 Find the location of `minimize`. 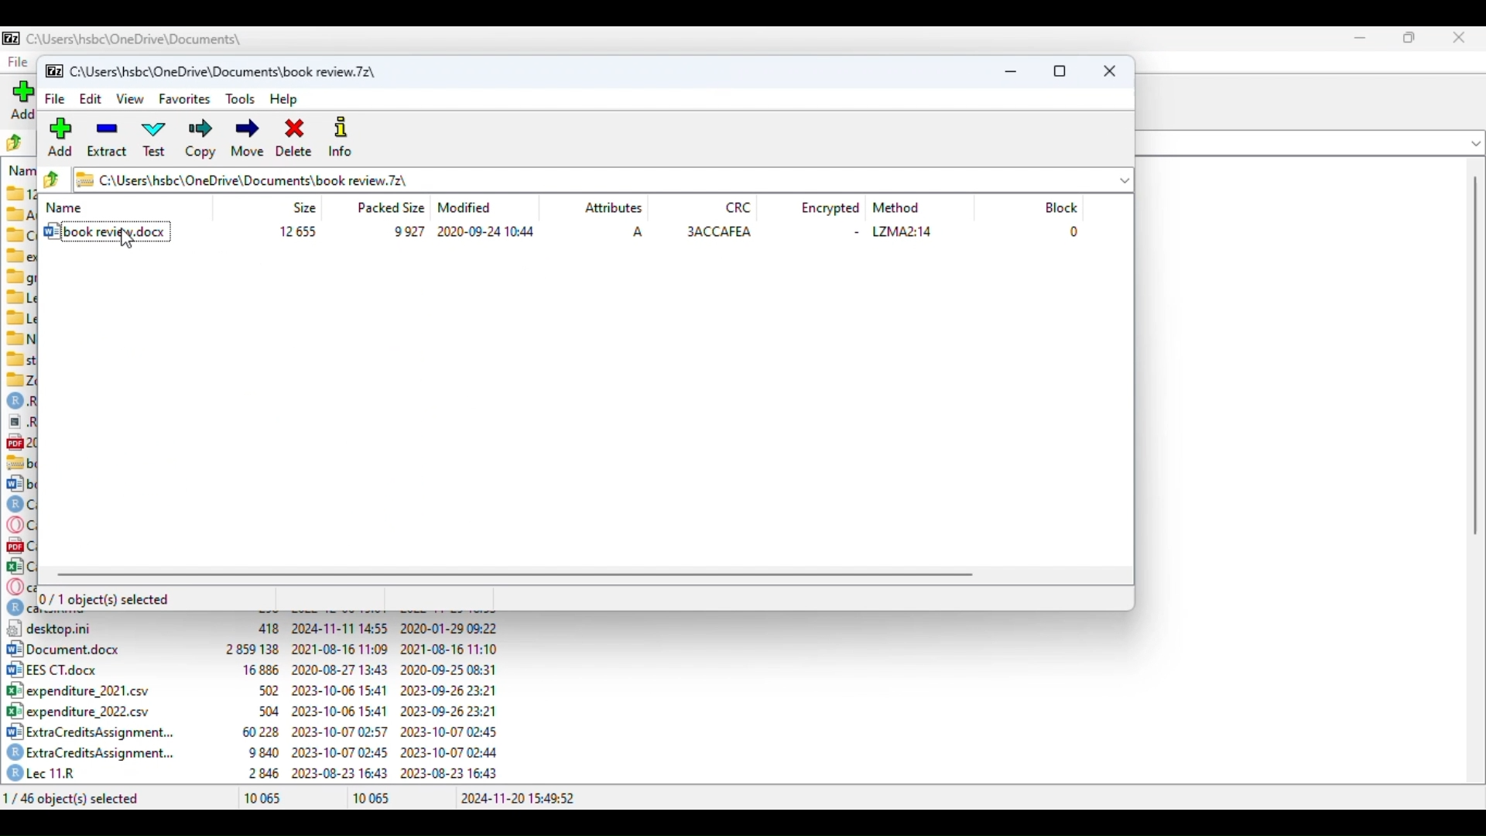

minimize is located at coordinates (1361, 39).